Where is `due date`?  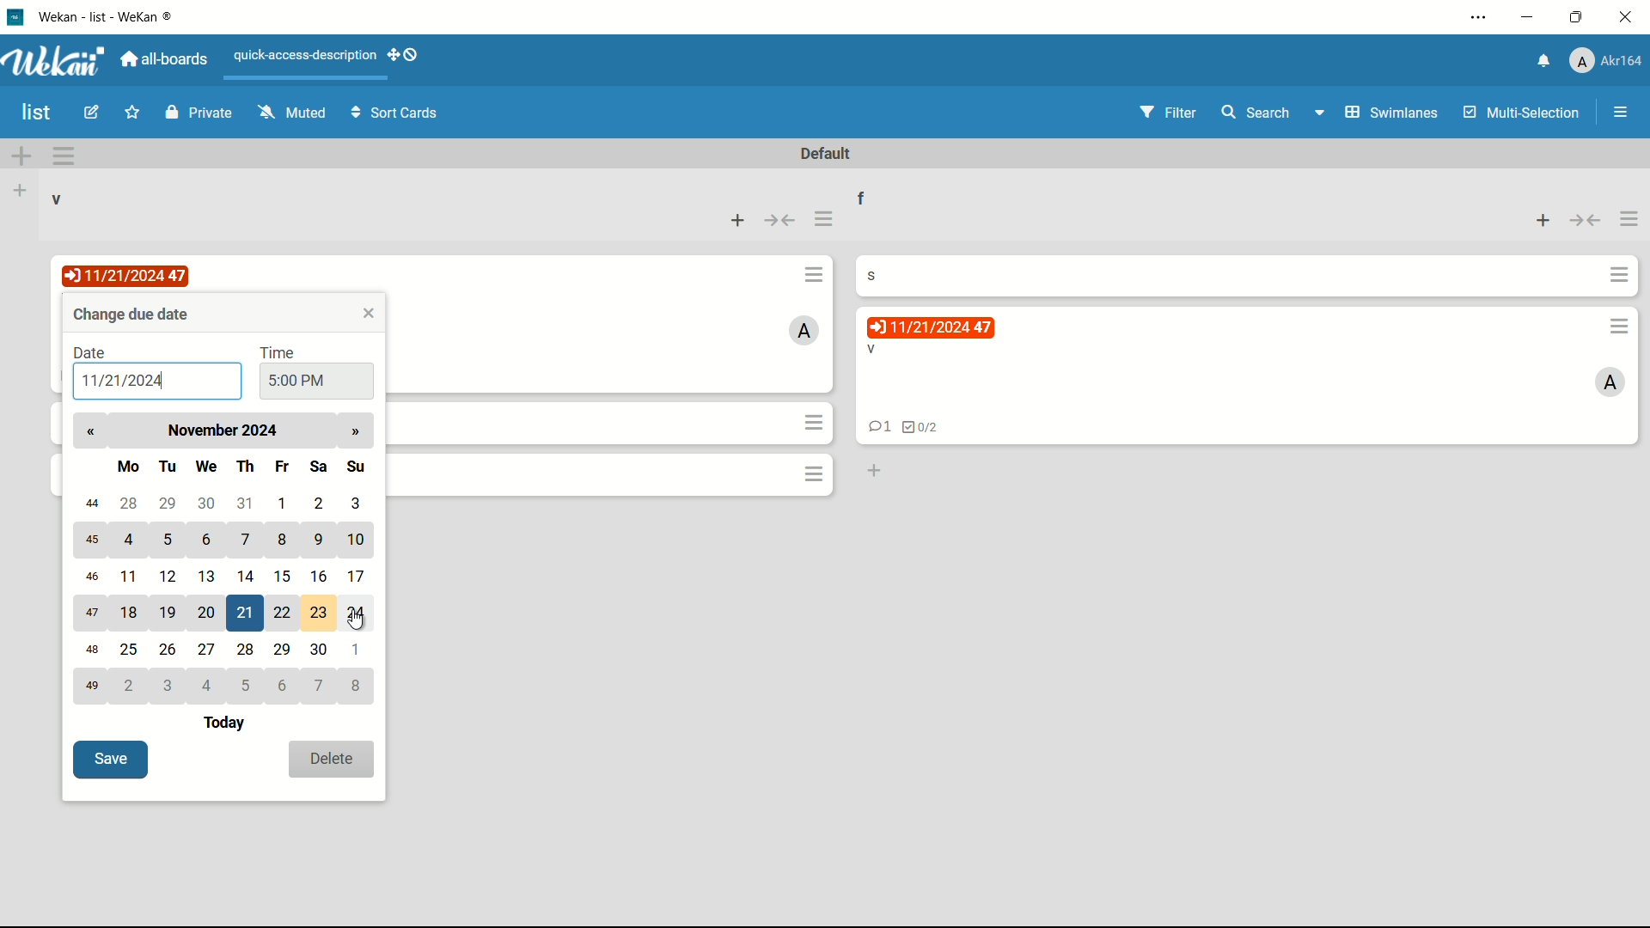 due date is located at coordinates (930, 327).